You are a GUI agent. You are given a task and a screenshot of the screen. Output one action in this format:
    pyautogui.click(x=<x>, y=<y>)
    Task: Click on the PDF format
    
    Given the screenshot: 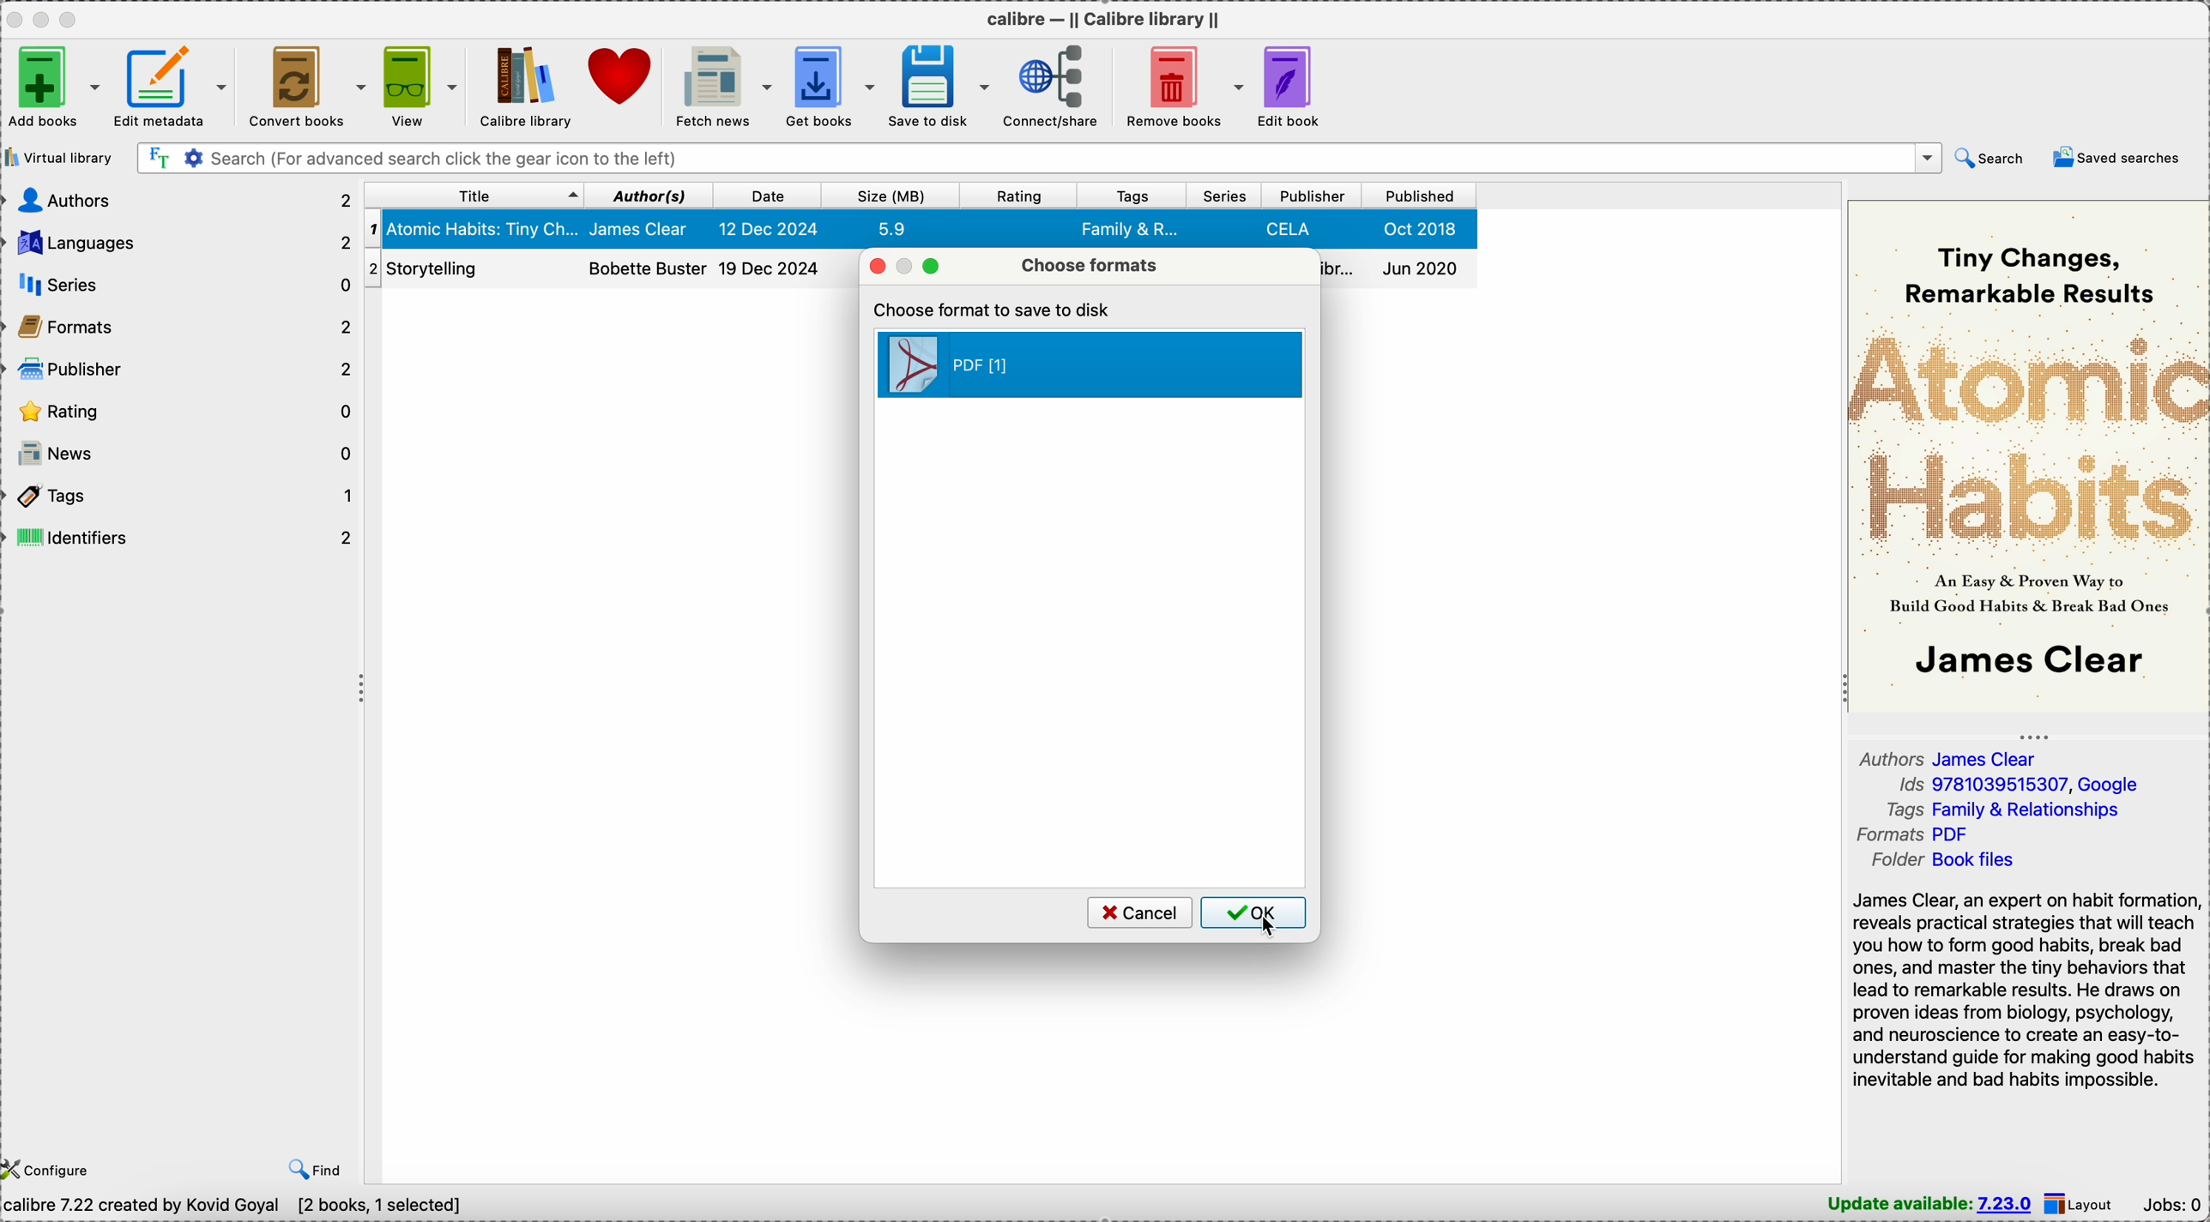 What is the action you would take?
    pyautogui.click(x=1090, y=364)
    